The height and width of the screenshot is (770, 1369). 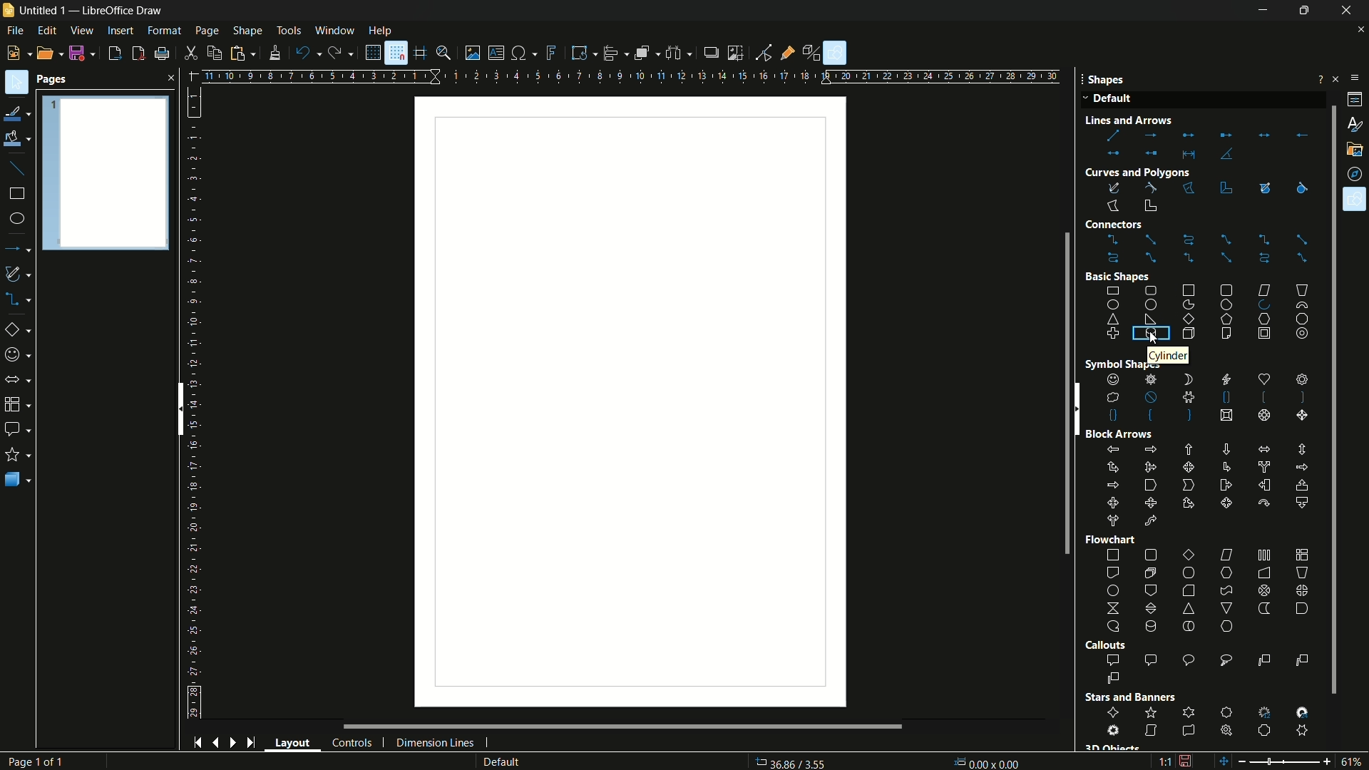 I want to click on scroll bar, so click(x=1327, y=398).